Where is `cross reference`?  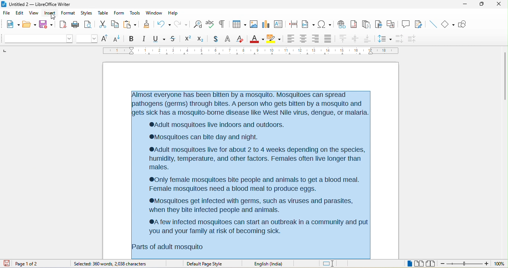
cross reference is located at coordinates (391, 24).